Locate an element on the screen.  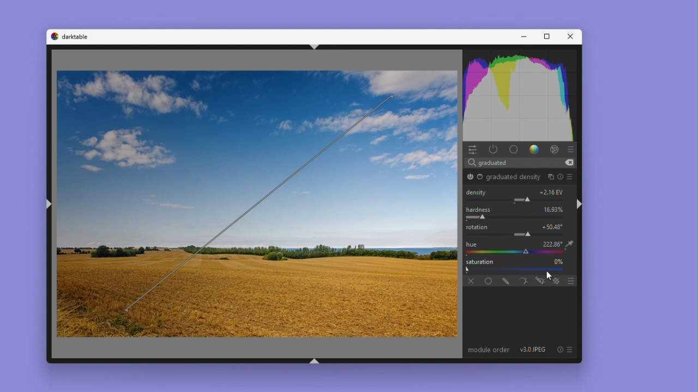
Search bar is located at coordinates (522, 162).